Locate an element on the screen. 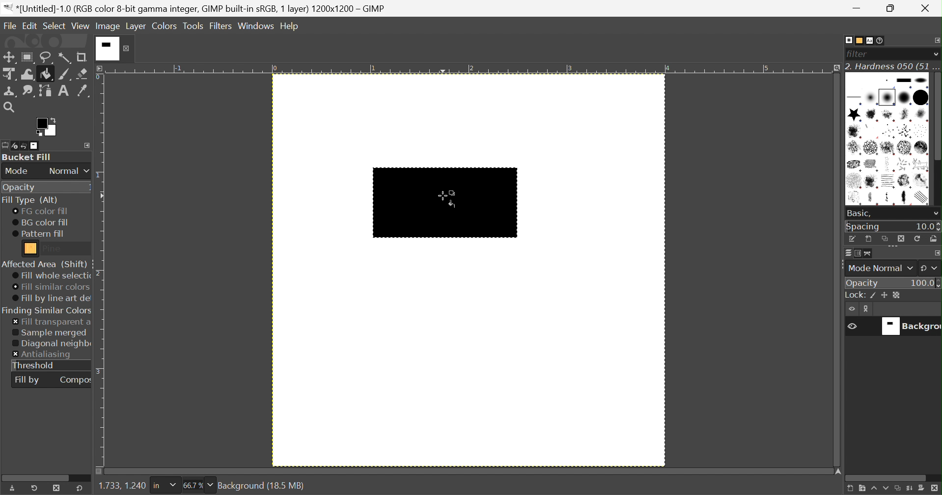  Images is located at coordinates (35, 146).